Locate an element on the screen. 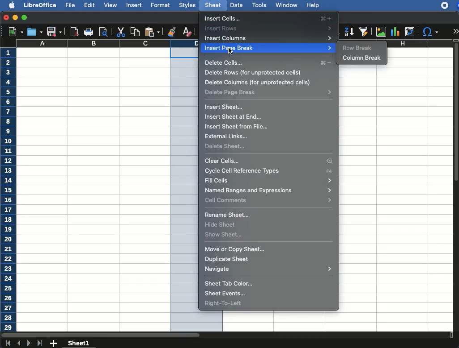 This screenshot has height=348, width=459. insert columns  is located at coordinates (269, 38).